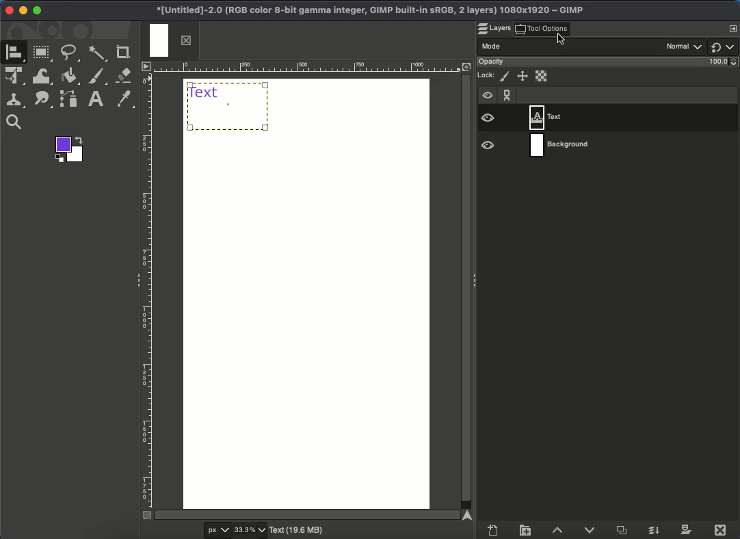 This screenshot has height=539, width=740. Describe the element at coordinates (9, 10) in the screenshot. I see `Close` at that location.